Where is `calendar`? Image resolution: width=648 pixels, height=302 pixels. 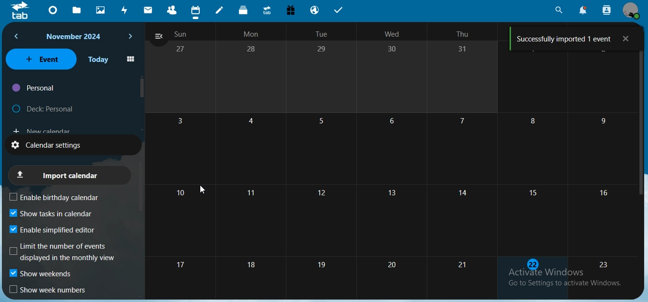
calendar is located at coordinates (196, 10).